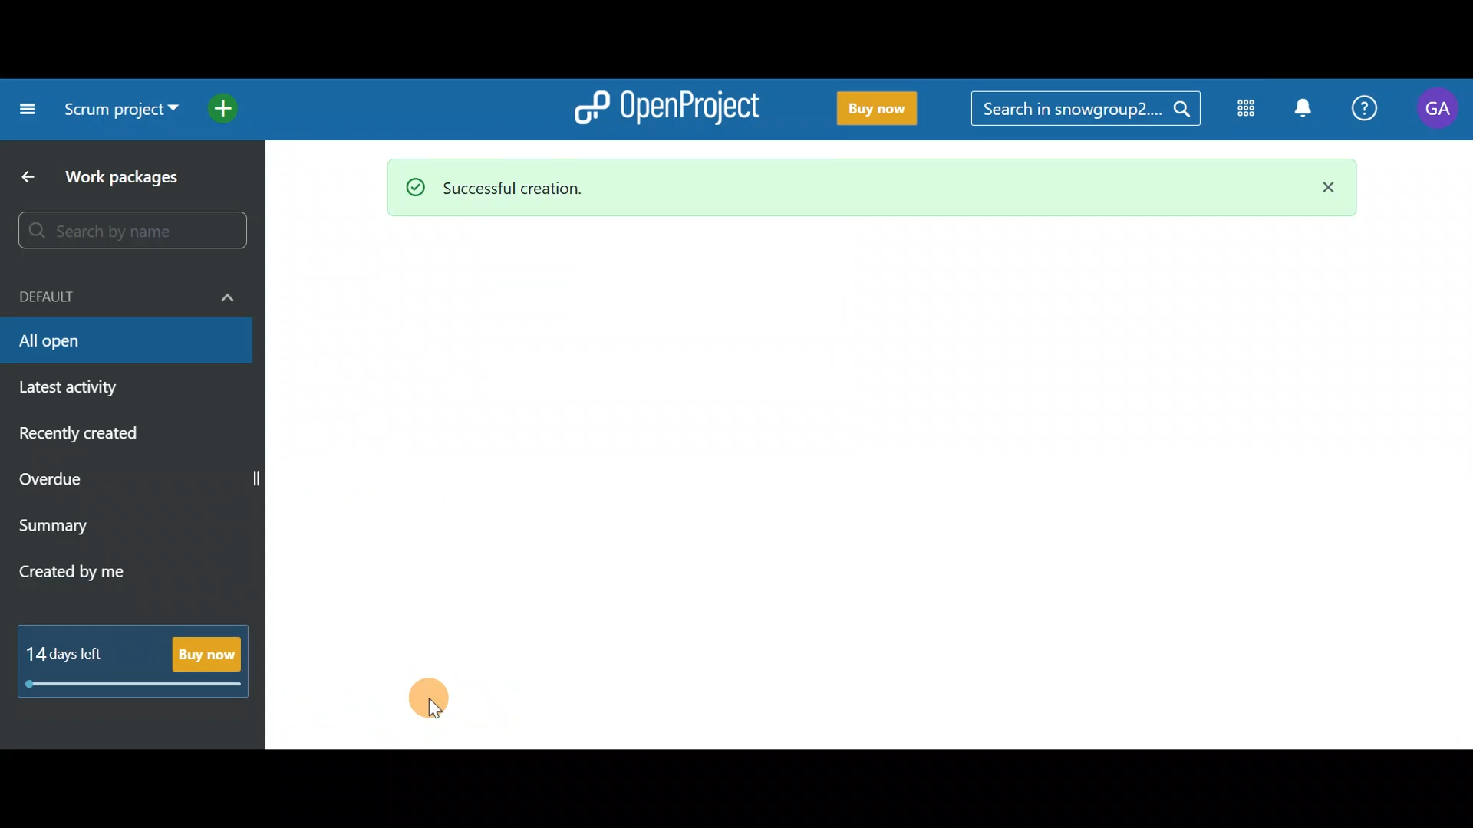 This screenshot has height=828, width=1473. Describe the element at coordinates (24, 110) in the screenshot. I see `Collapse project menu` at that location.